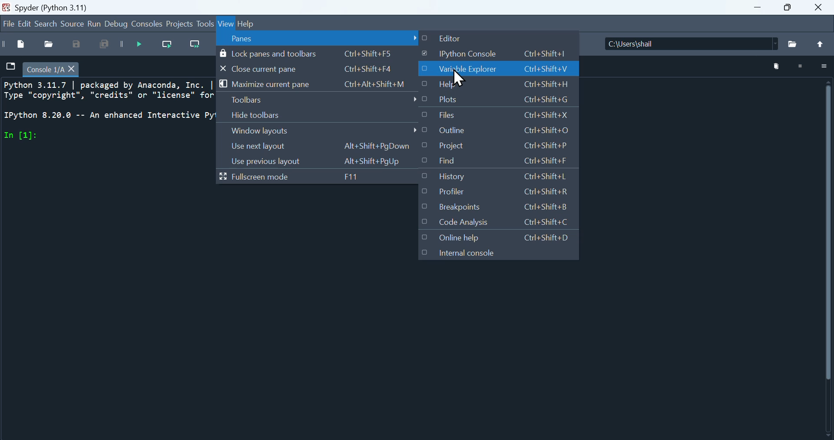 The width and height of the screenshot is (834, 440). What do you see at coordinates (204, 24) in the screenshot?
I see `Tools` at bounding box center [204, 24].